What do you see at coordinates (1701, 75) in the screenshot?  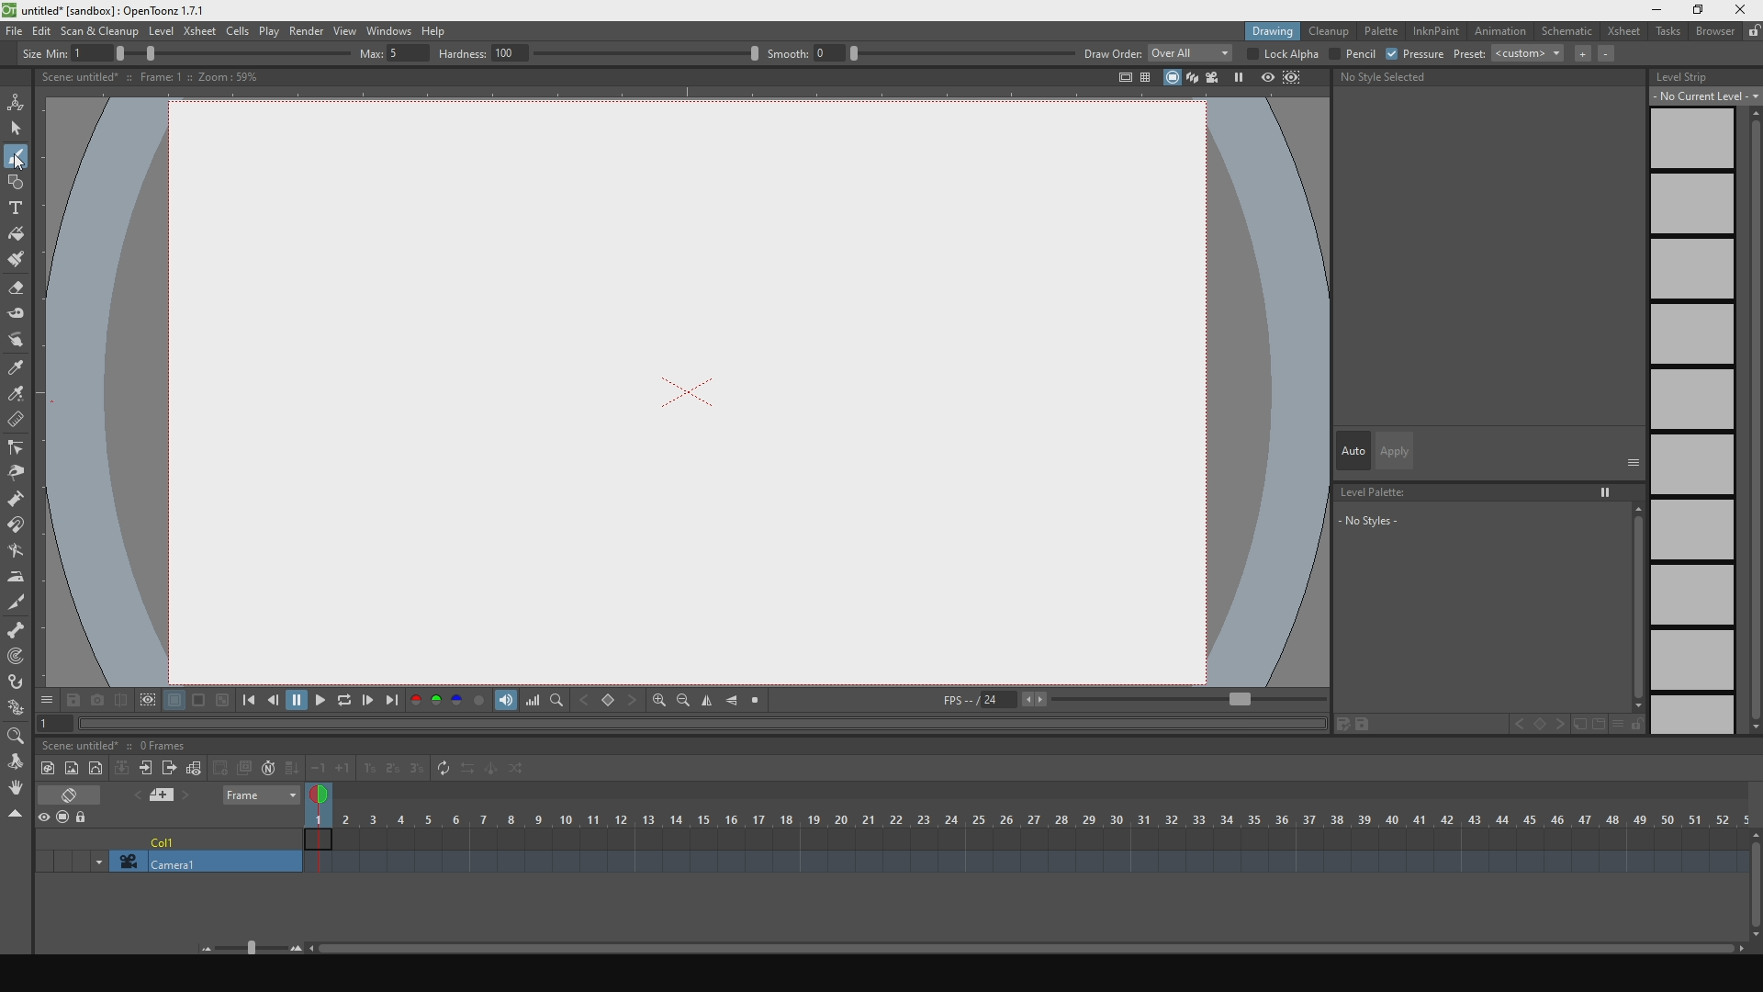 I see `level strip` at bounding box center [1701, 75].